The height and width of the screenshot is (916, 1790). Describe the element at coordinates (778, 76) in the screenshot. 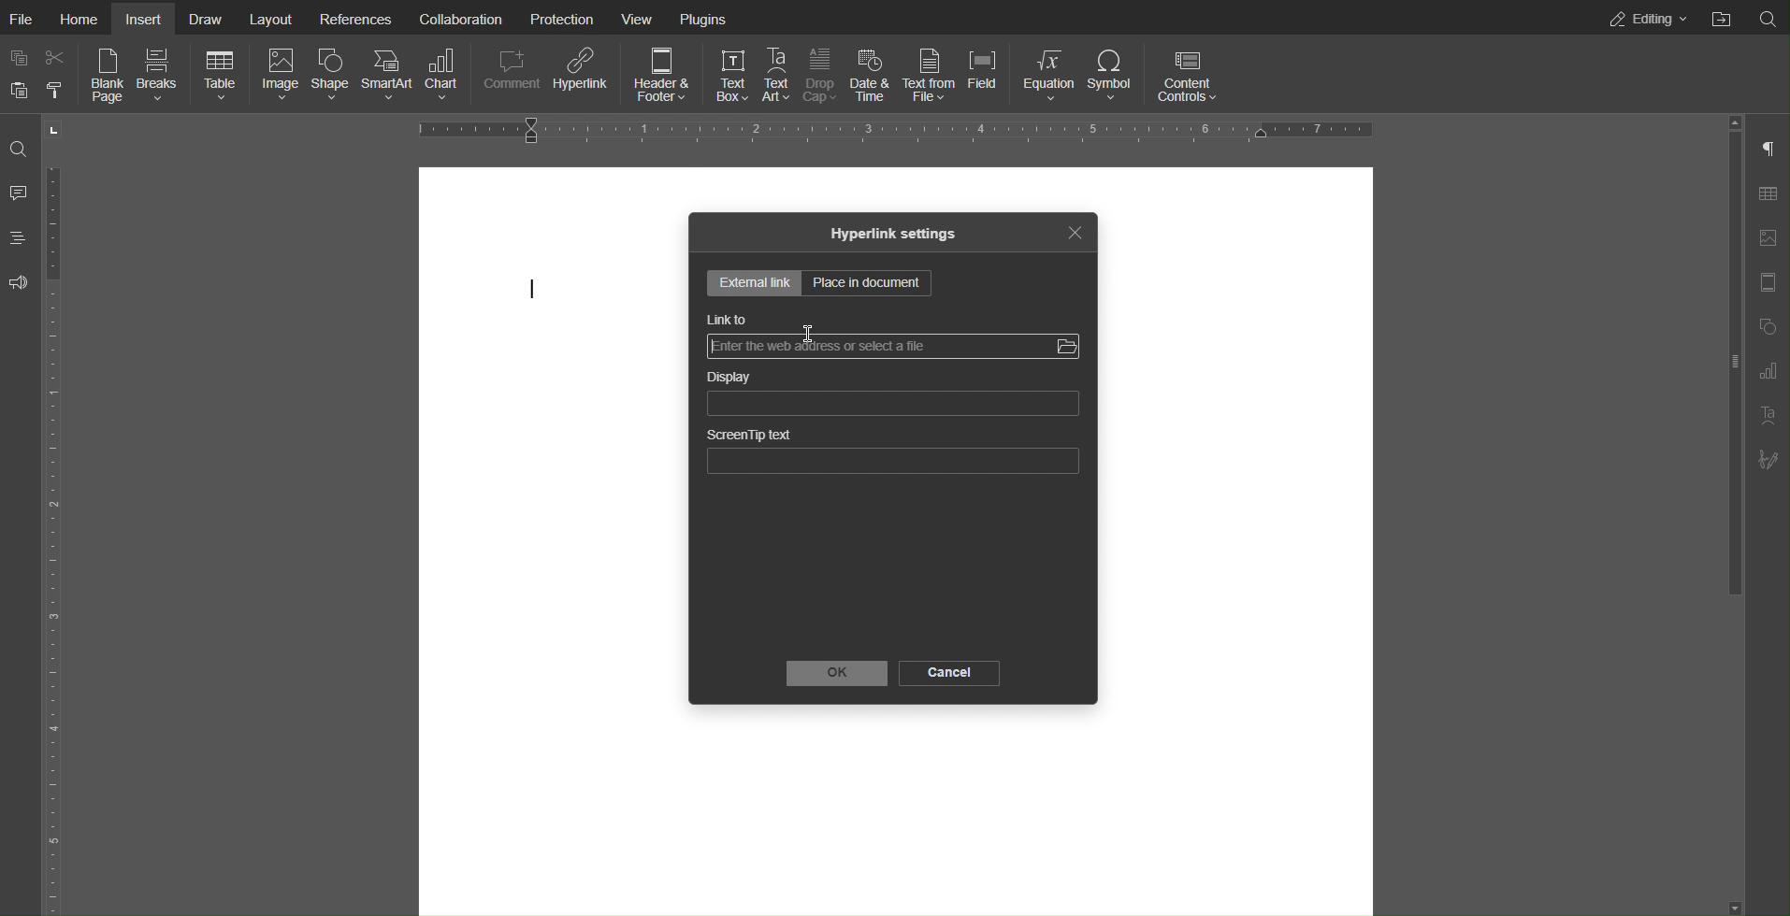

I see `Text Art` at that location.